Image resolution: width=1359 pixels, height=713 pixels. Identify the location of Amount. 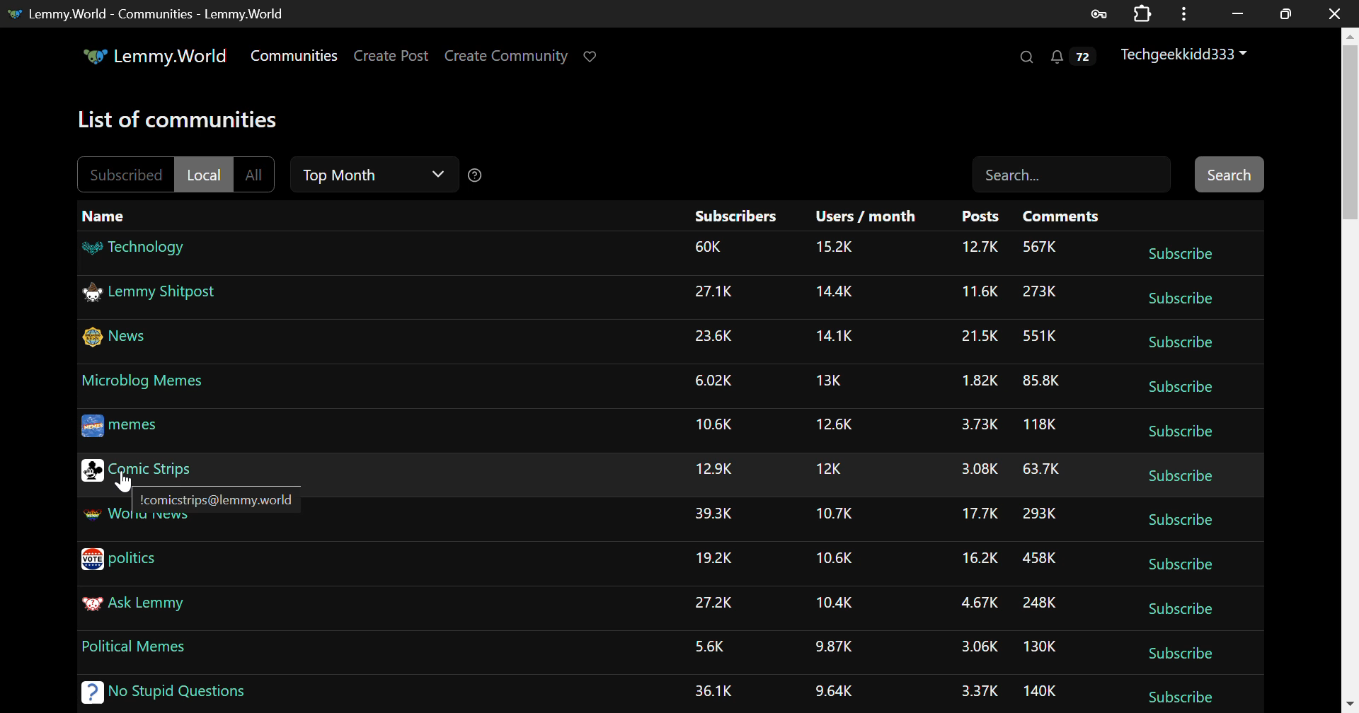
(981, 249).